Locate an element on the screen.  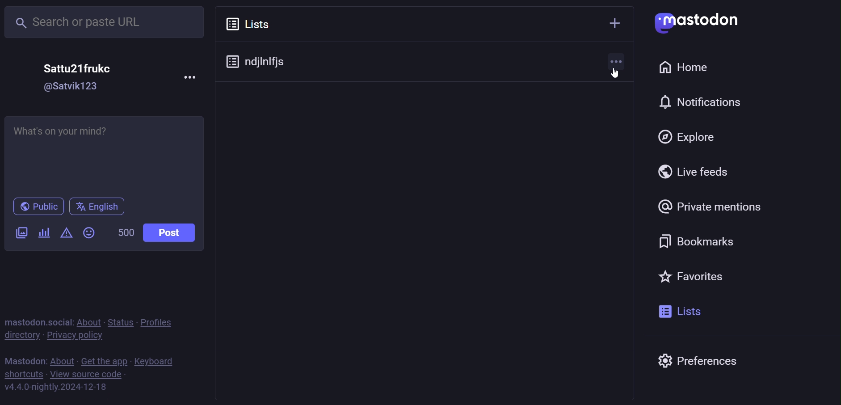
bookmark is located at coordinates (701, 243).